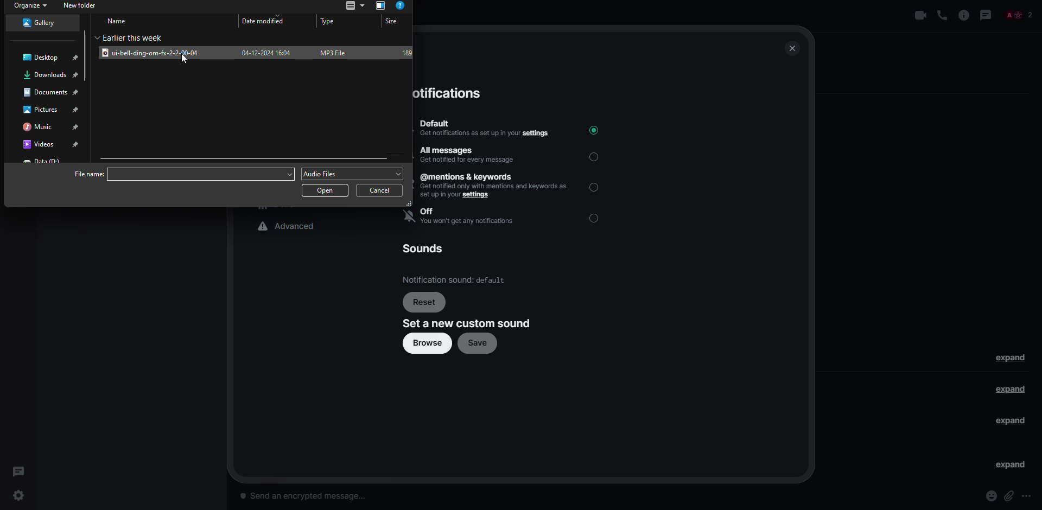  Describe the element at coordinates (1013, 391) in the screenshot. I see `expand` at that location.